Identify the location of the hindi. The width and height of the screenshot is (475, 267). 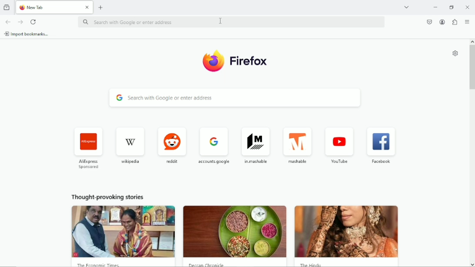
(311, 265).